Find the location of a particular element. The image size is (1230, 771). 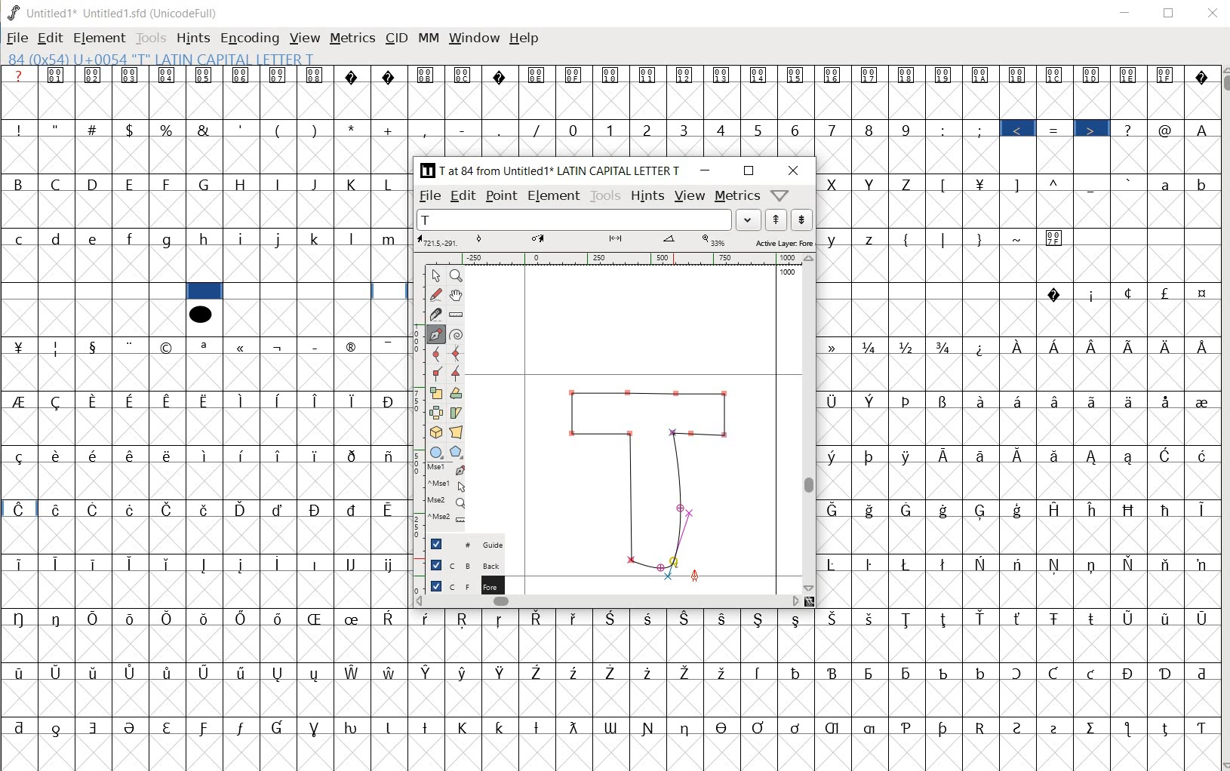

Symbol is located at coordinates (355, 399).